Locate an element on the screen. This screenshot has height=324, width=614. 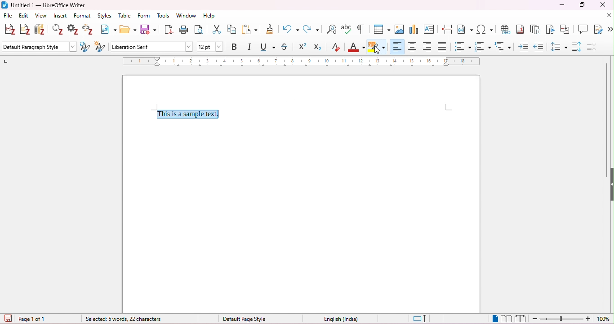
insert cross reference is located at coordinates (565, 29).